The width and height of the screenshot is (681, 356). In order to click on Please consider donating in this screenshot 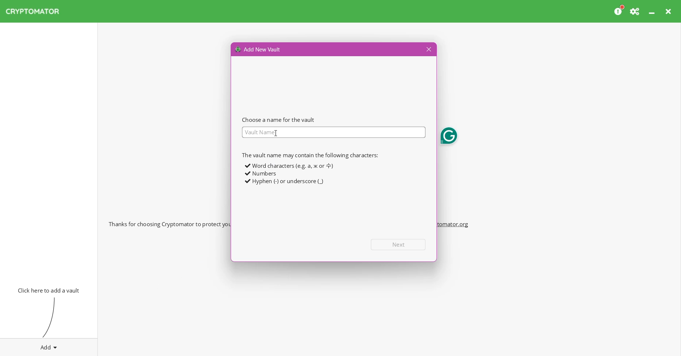, I will do `click(619, 11)`.